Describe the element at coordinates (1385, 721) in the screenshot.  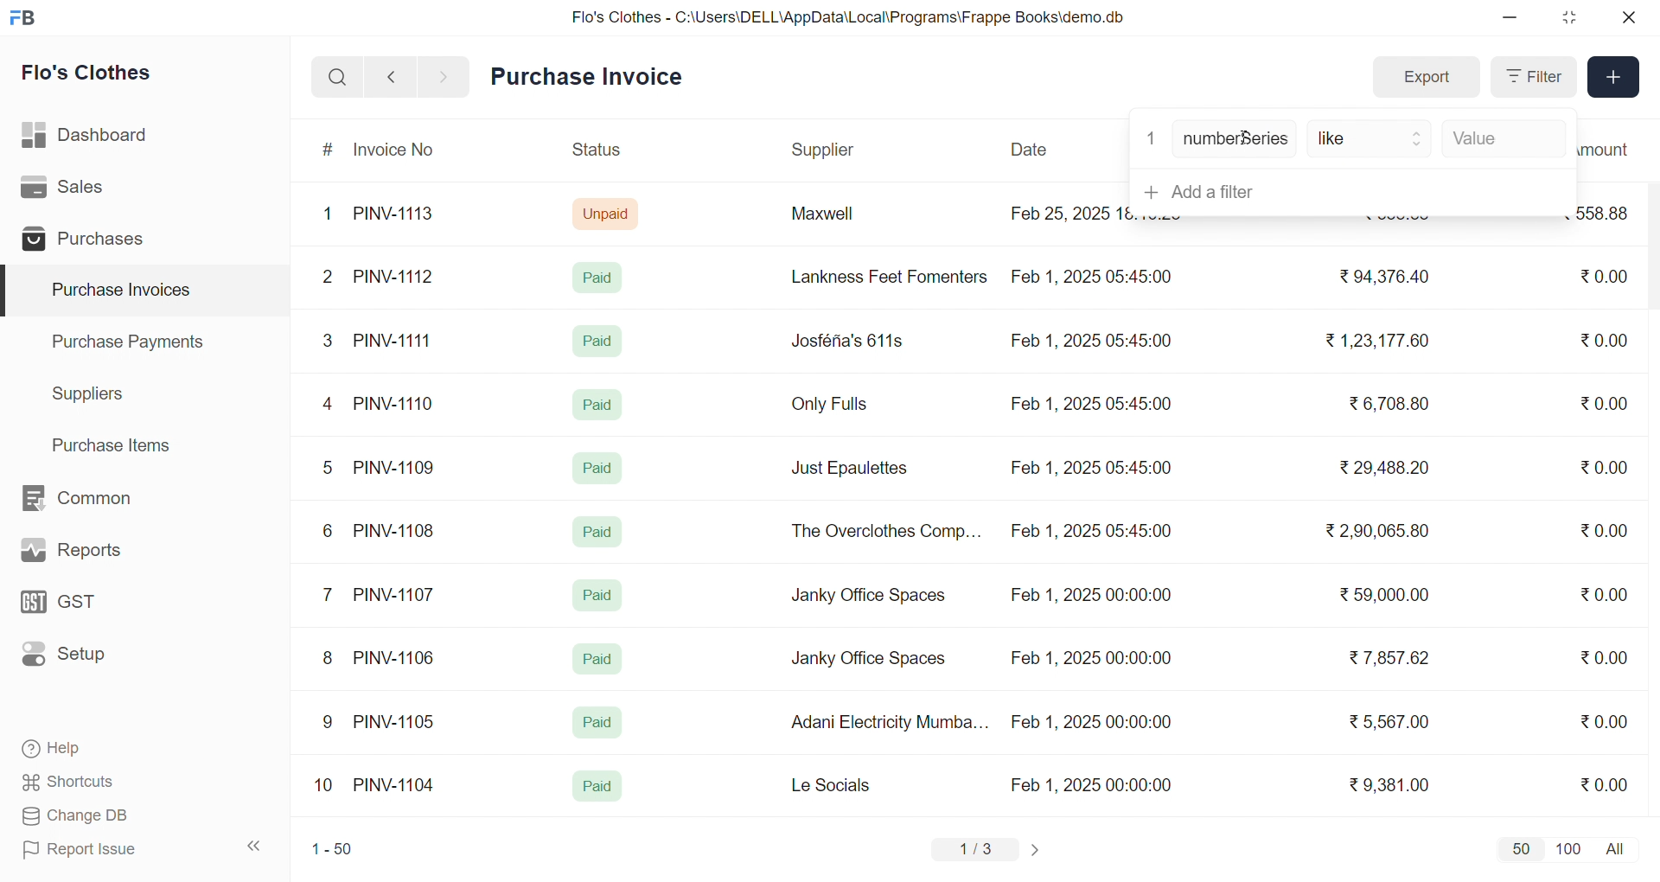
I see `₹ 5,567.00` at that location.